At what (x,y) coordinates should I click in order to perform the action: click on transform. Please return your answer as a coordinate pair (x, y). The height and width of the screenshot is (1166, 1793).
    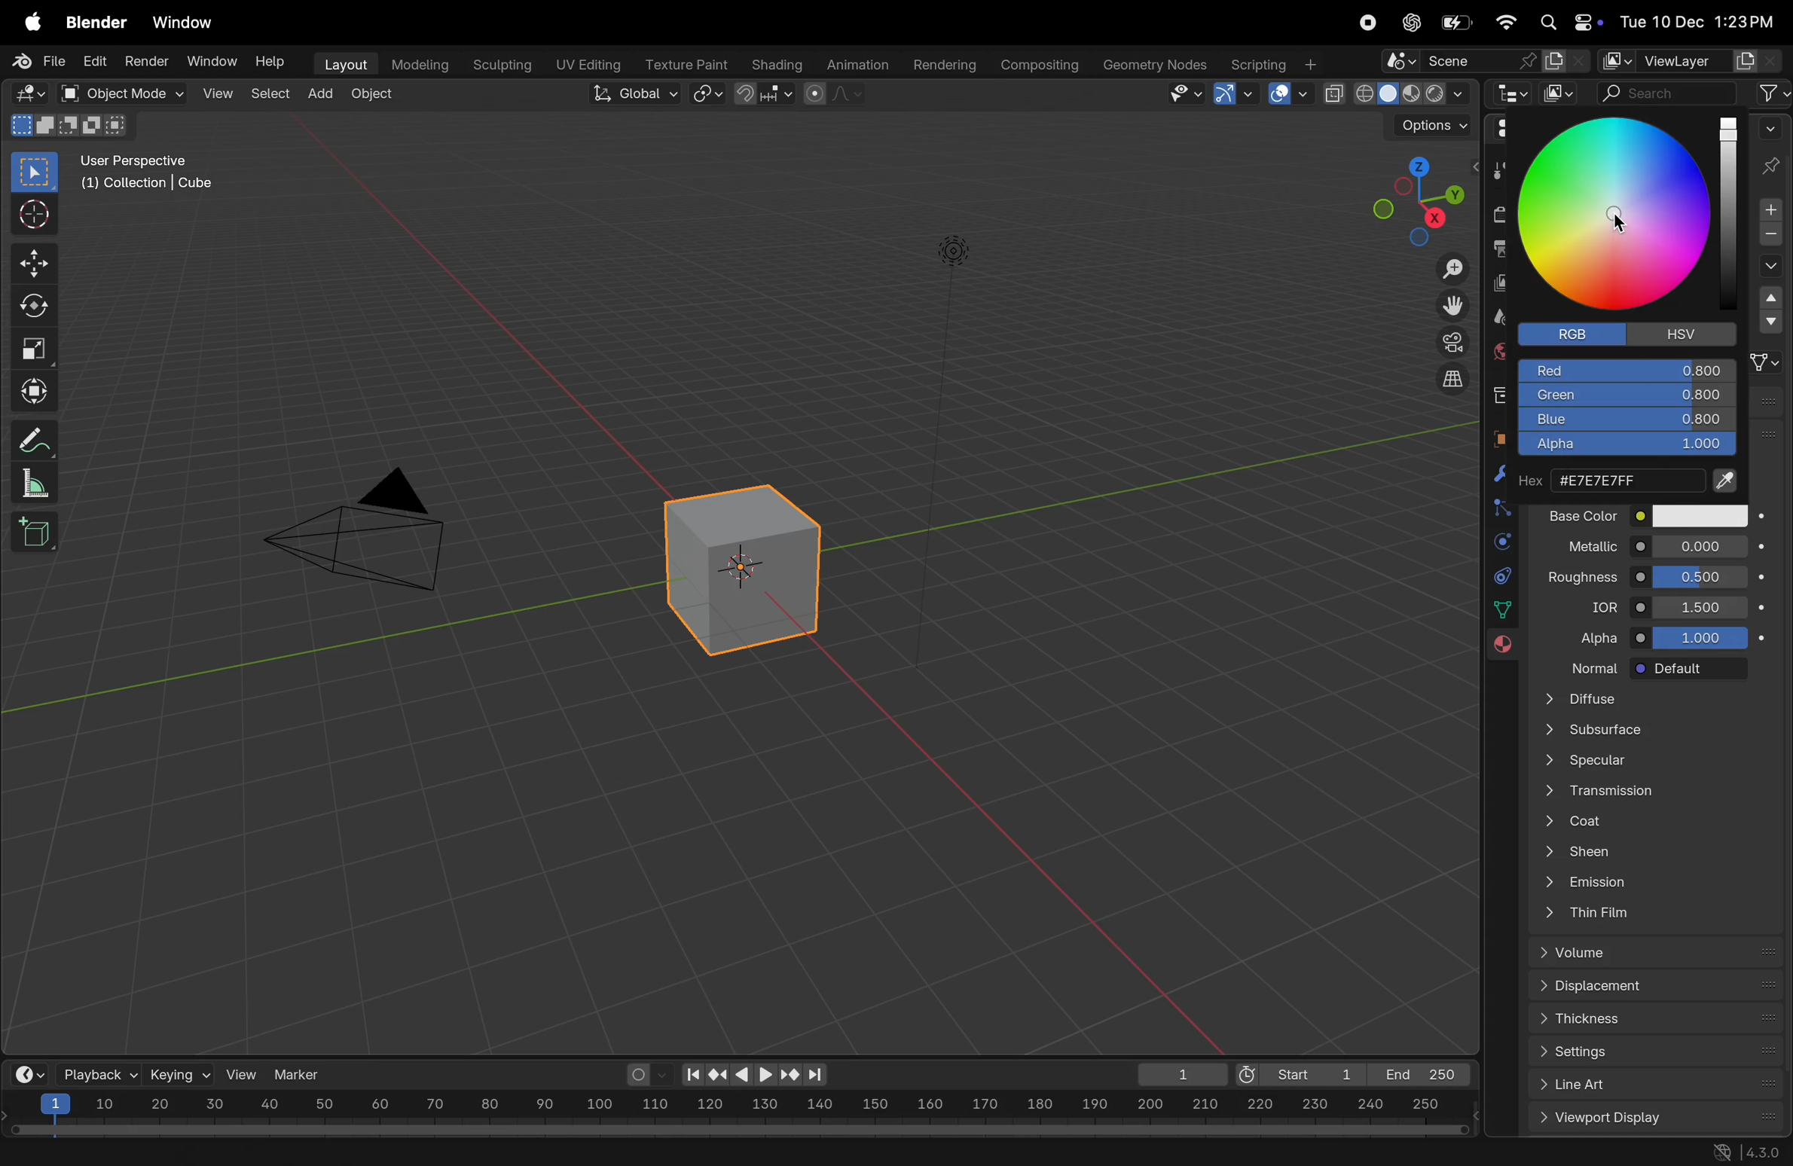
    Looking at the image, I should click on (31, 389).